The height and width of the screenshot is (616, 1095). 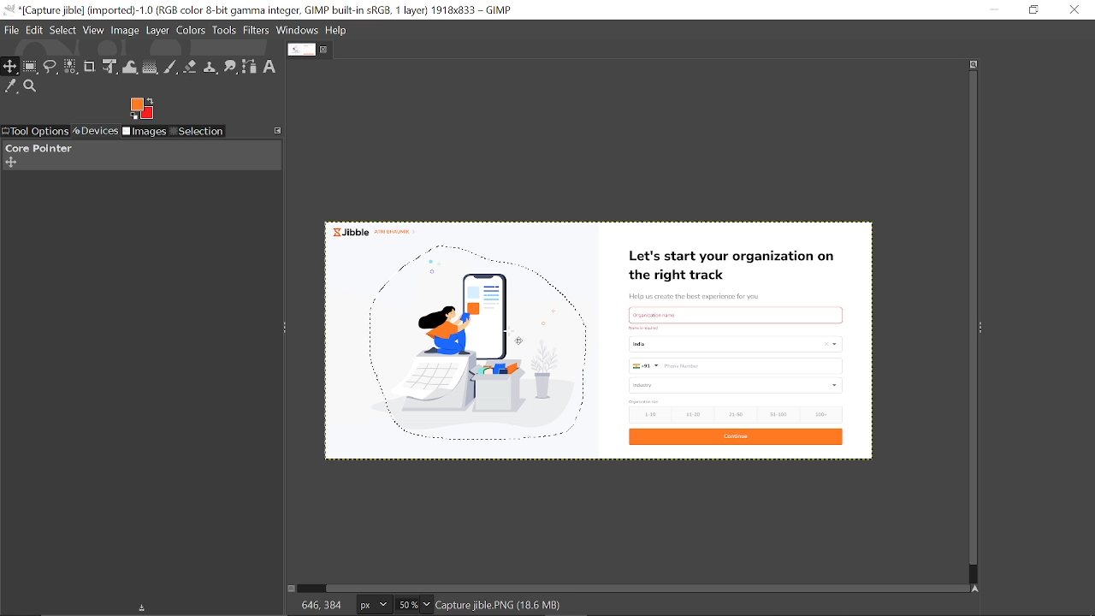 What do you see at coordinates (322, 604) in the screenshot?
I see `646, 384` at bounding box center [322, 604].